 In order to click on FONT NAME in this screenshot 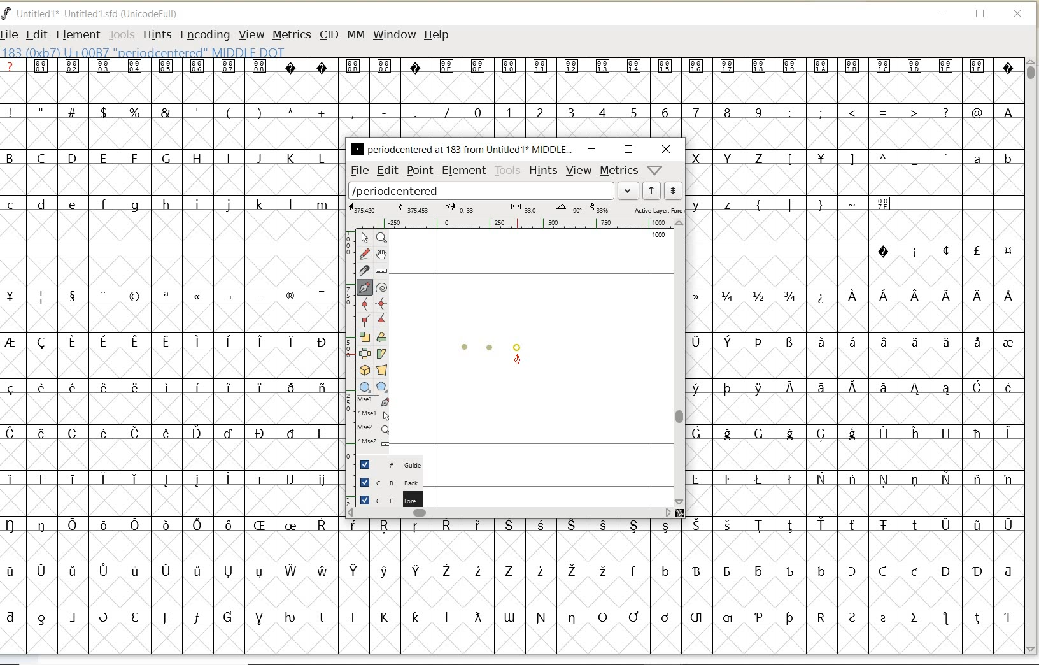, I will do `click(99, 14)`.